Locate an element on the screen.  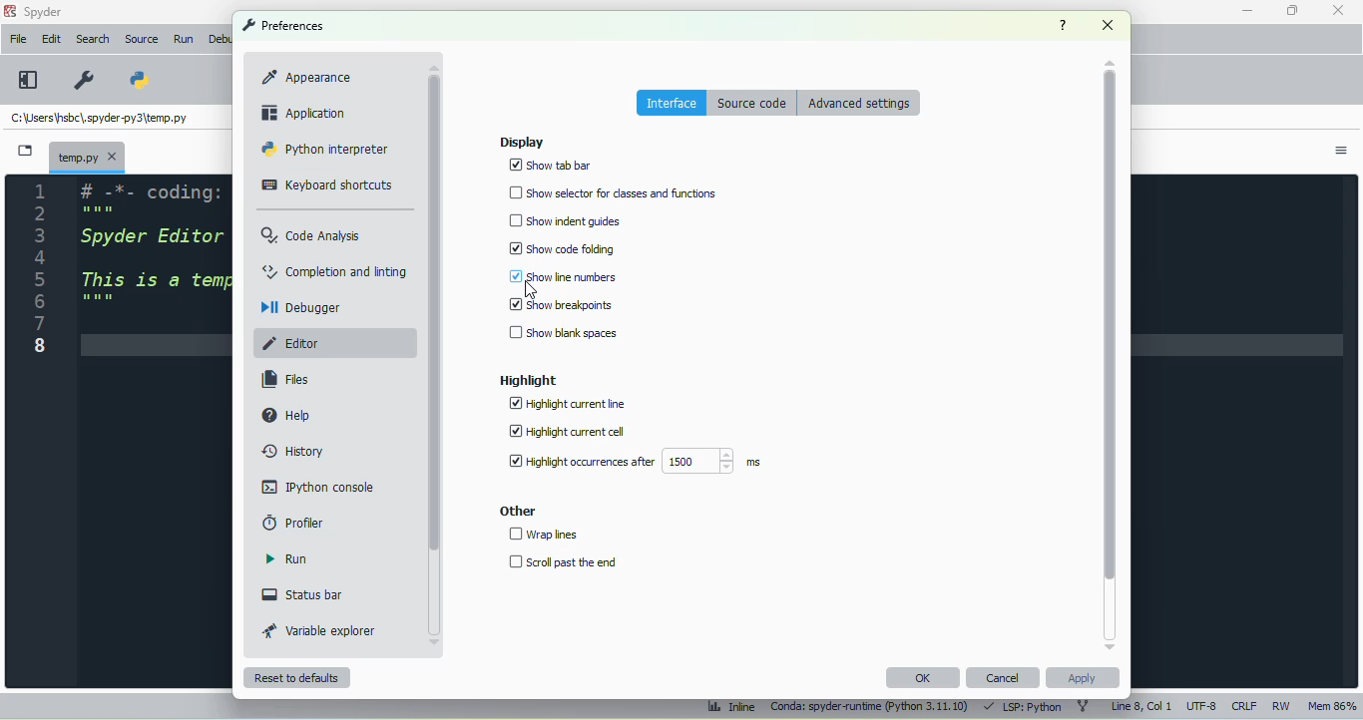
help is located at coordinates (288, 414).